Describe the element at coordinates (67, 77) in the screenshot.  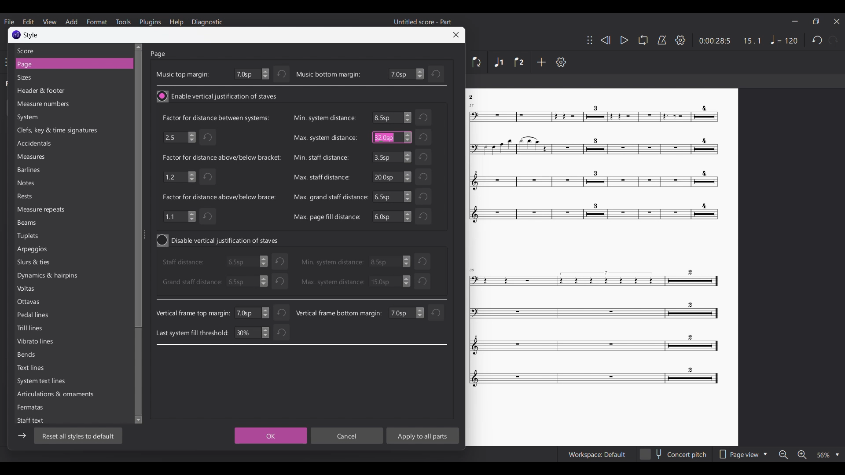
I see `Sizes` at that location.